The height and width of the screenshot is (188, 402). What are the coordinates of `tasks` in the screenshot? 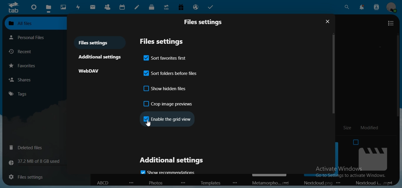 It's located at (212, 7).